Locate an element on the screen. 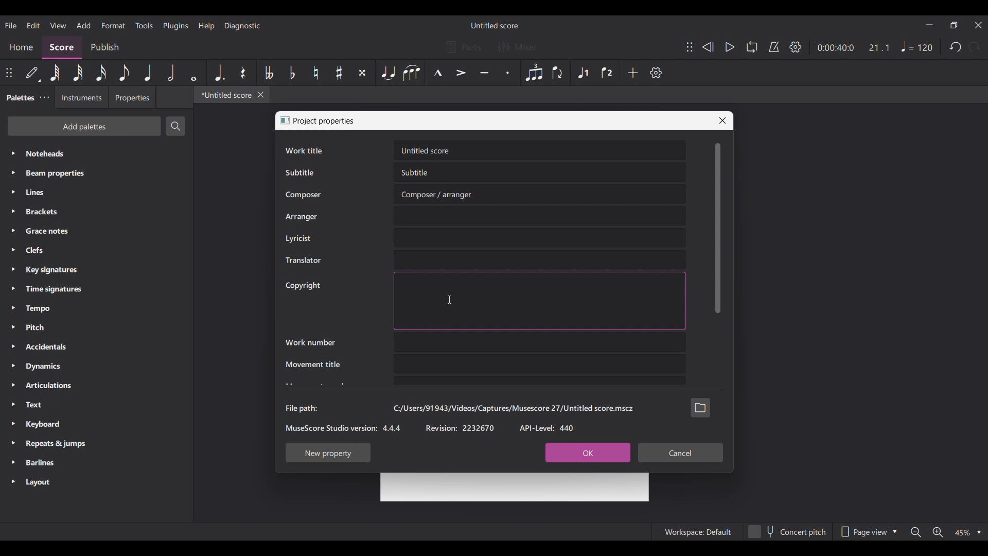  Clefs is located at coordinates (96, 250).